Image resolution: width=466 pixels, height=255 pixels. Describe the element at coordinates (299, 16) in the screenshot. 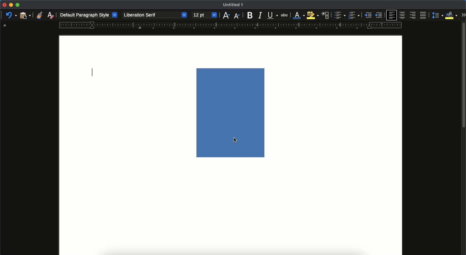

I see `font color` at that location.